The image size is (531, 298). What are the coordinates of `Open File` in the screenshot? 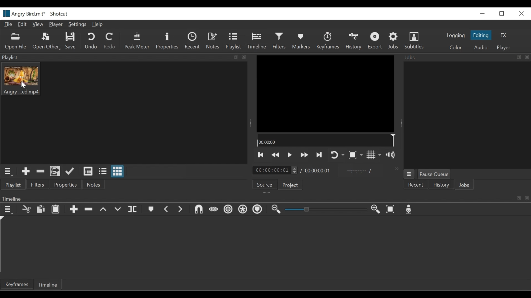 It's located at (15, 42).